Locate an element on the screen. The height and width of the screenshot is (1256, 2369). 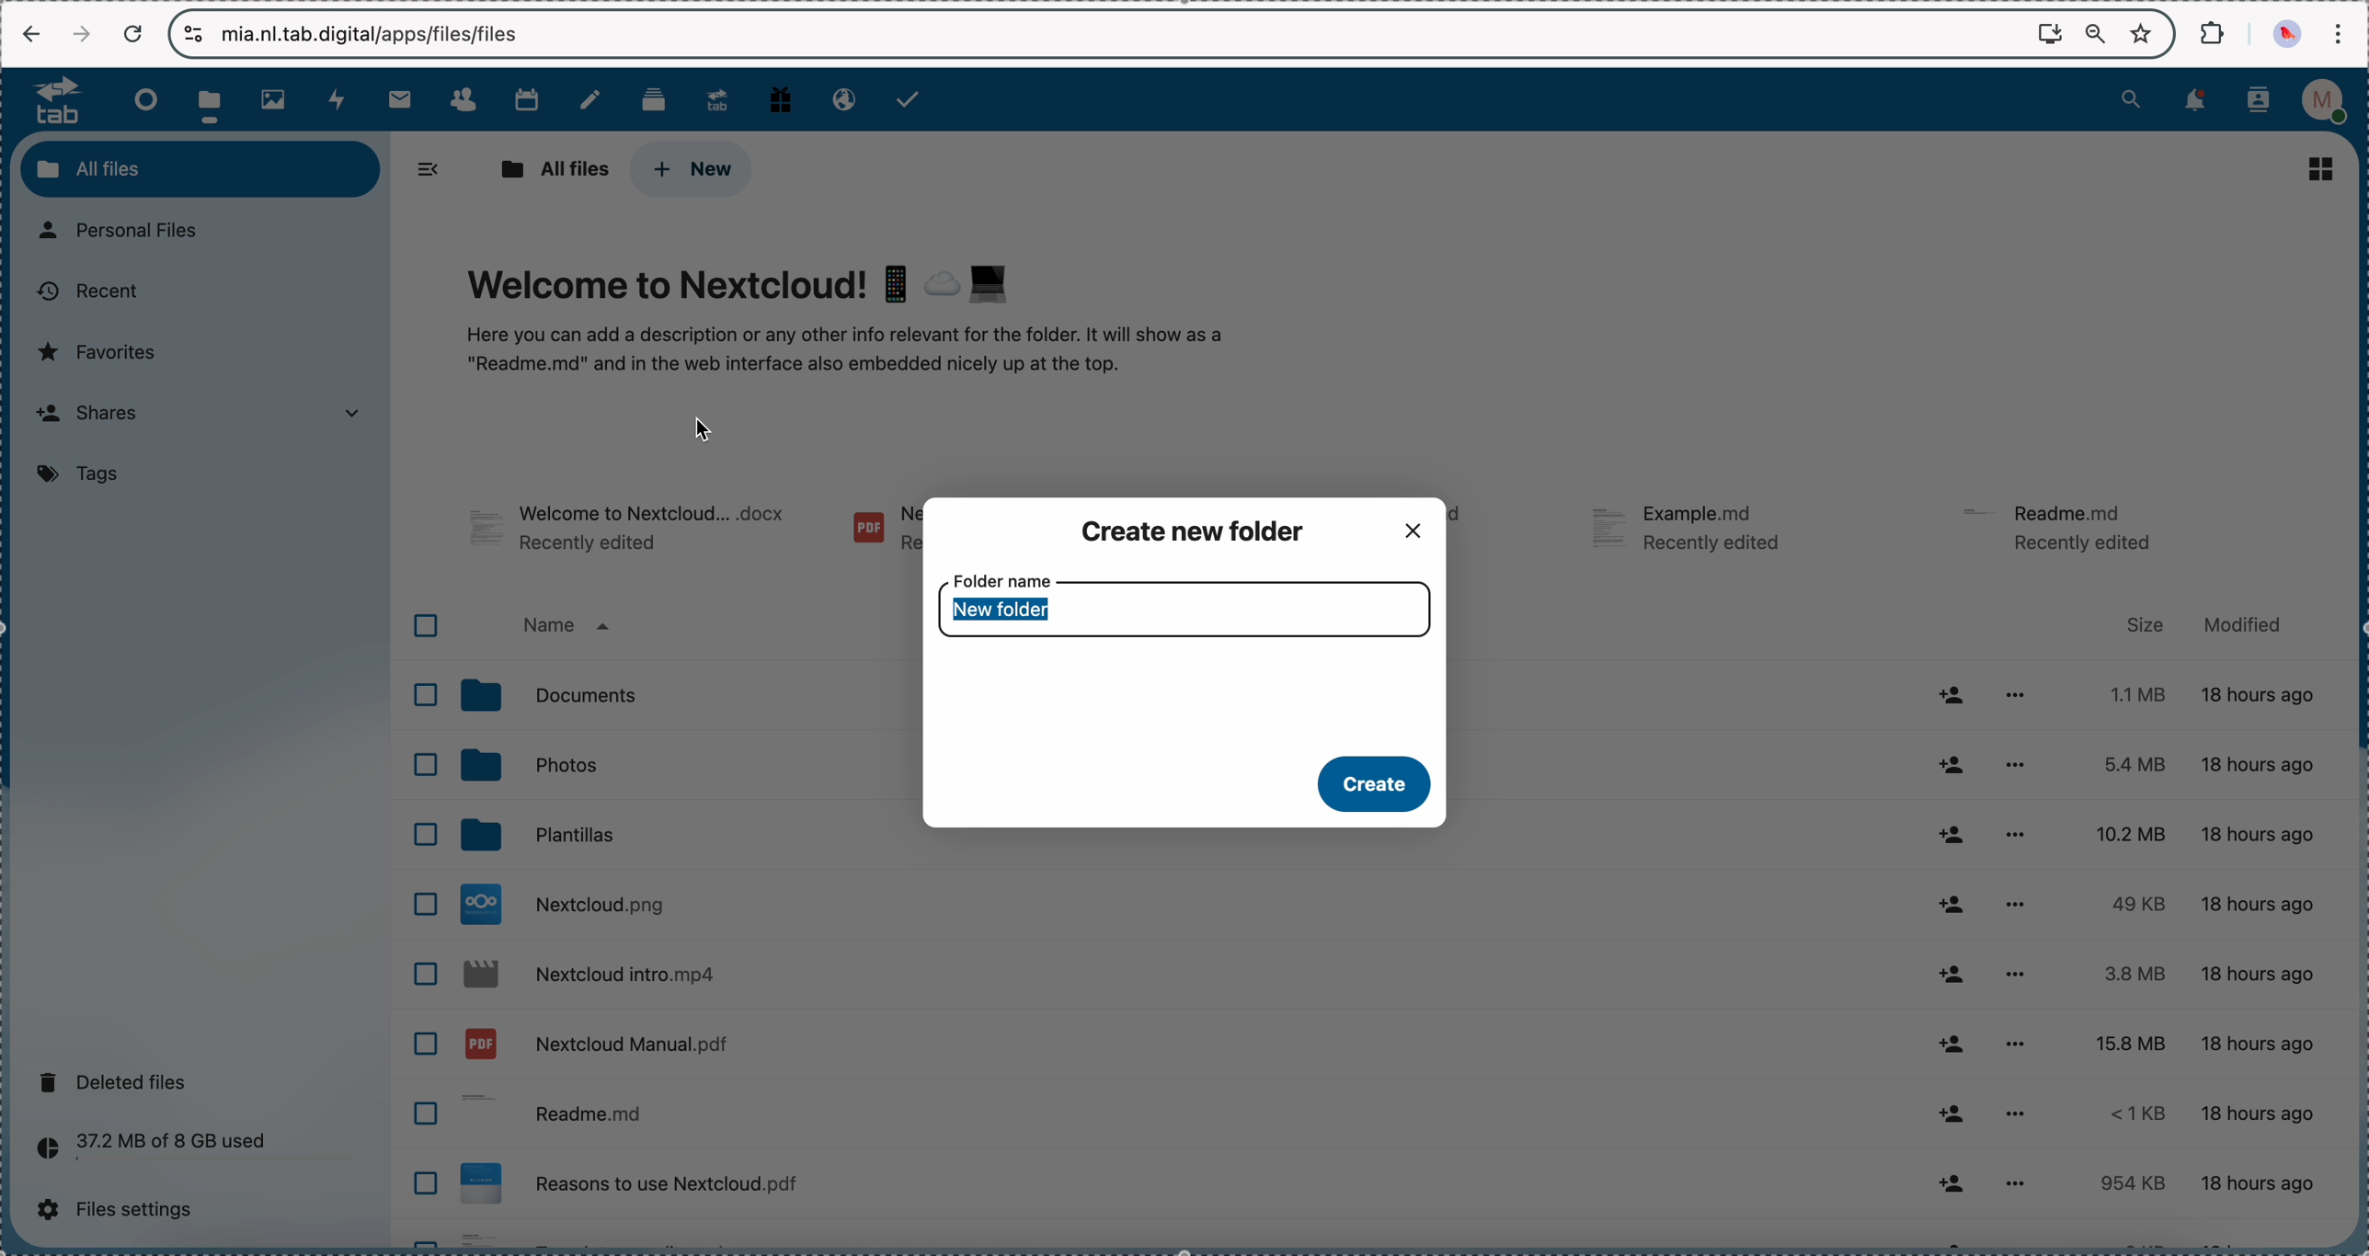
navigate foward is located at coordinates (81, 34).